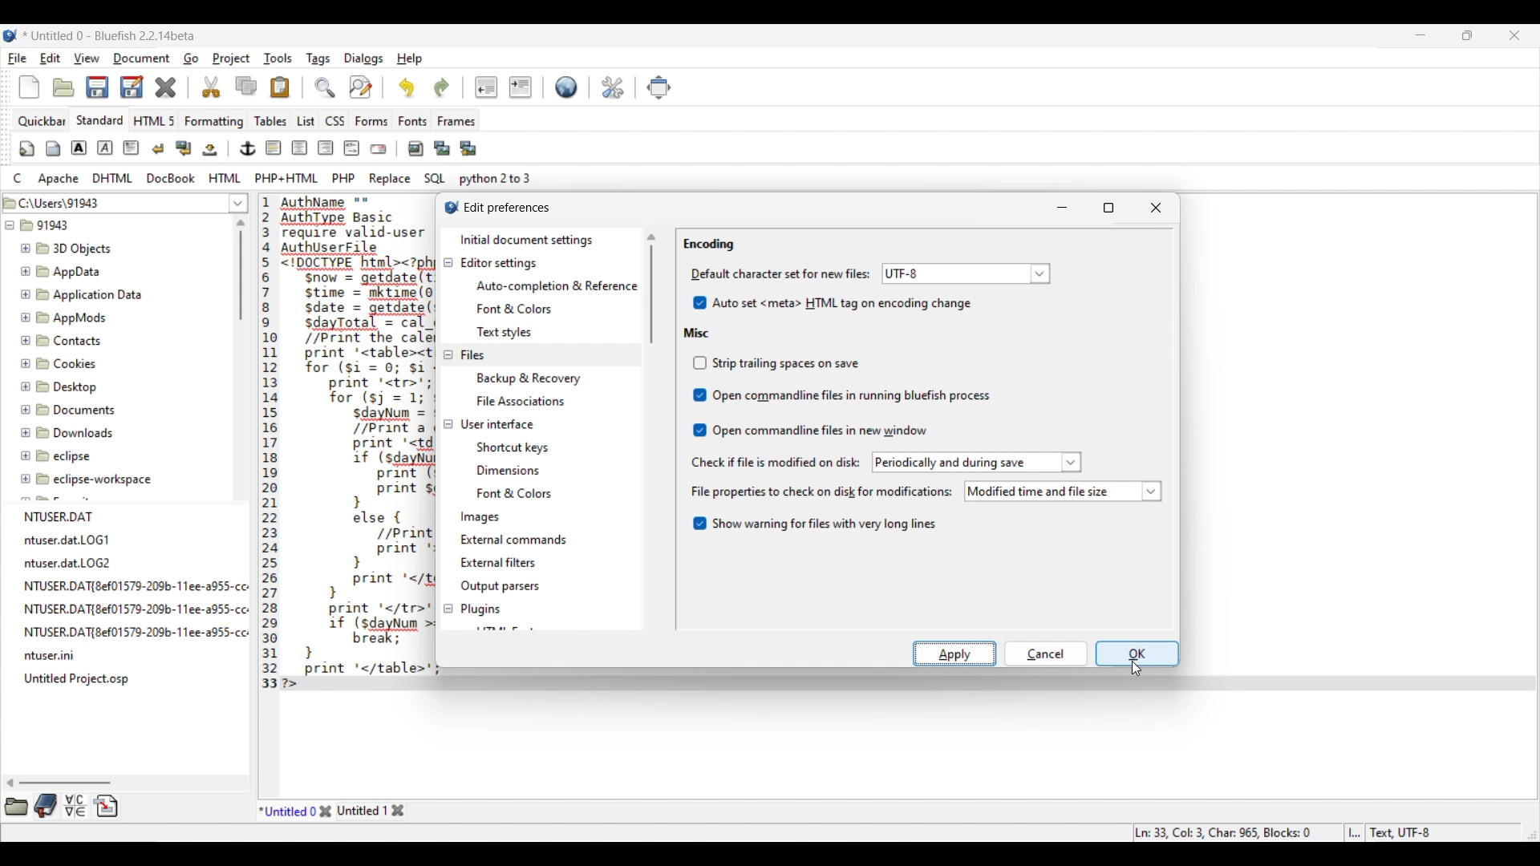 The height and width of the screenshot is (866, 1540). What do you see at coordinates (709, 245) in the screenshot?
I see `Encoding section` at bounding box center [709, 245].